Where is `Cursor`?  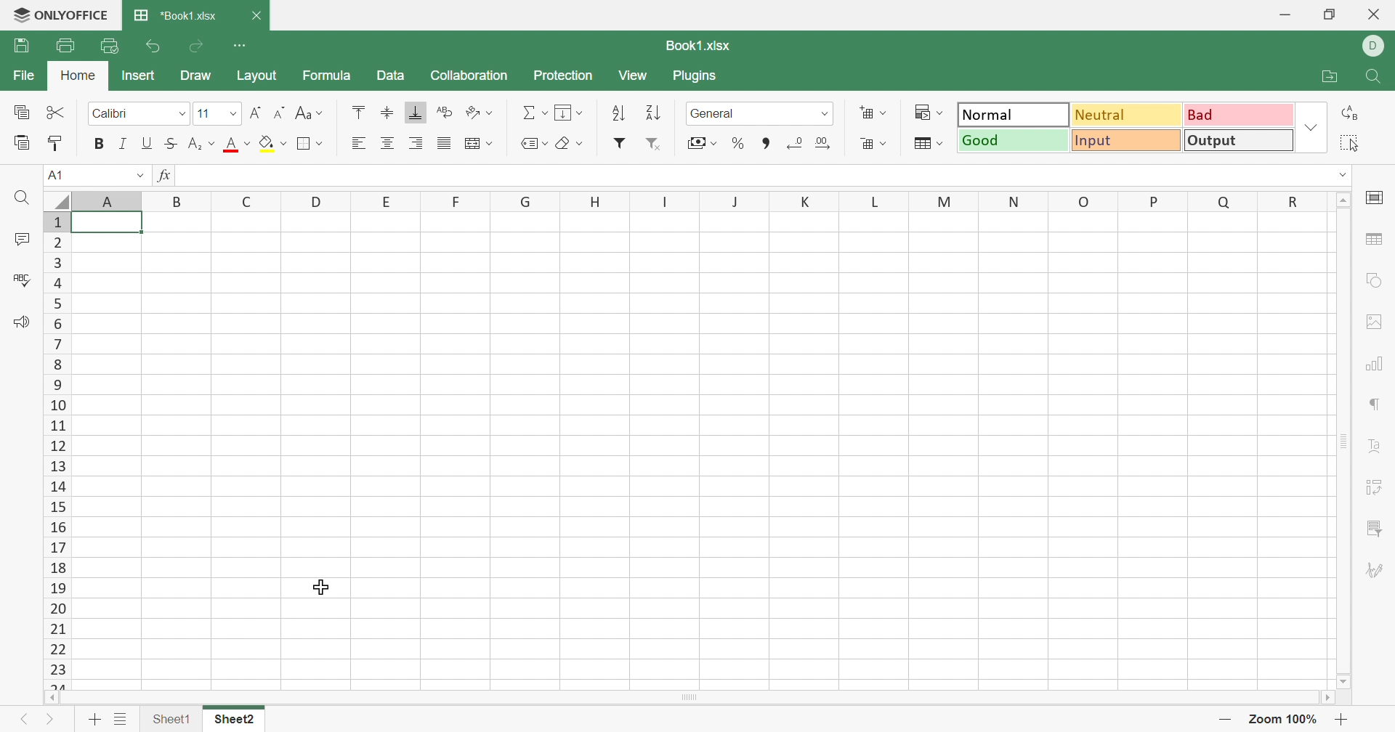 Cursor is located at coordinates (323, 585).